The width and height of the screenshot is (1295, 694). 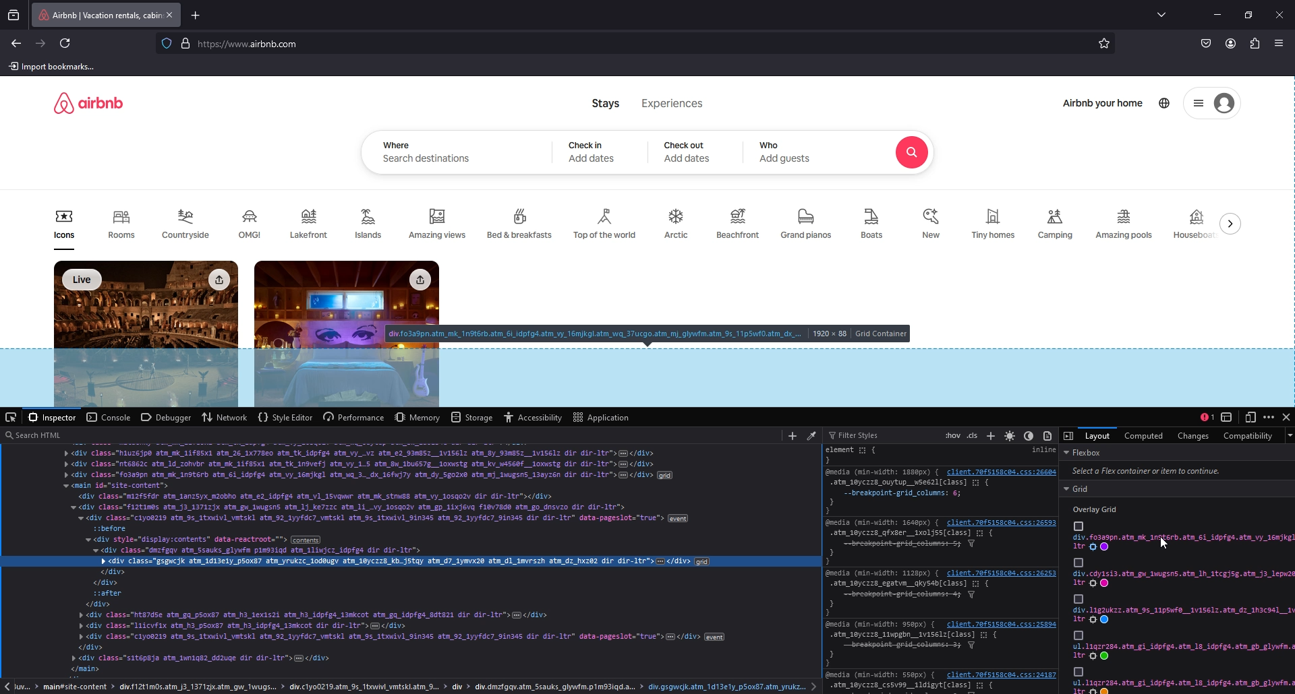 I want to click on code, so click(x=411, y=562).